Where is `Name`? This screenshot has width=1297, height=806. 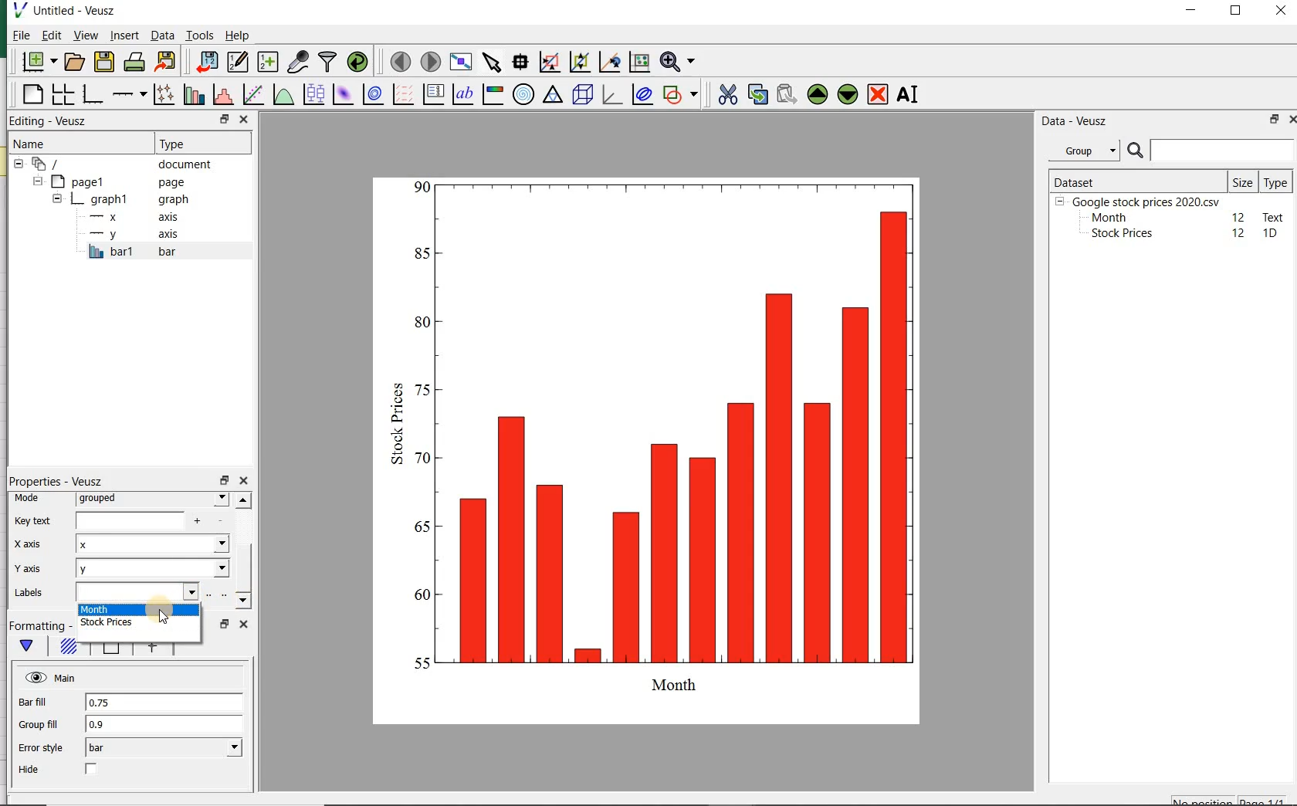 Name is located at coordinates (39, 144).